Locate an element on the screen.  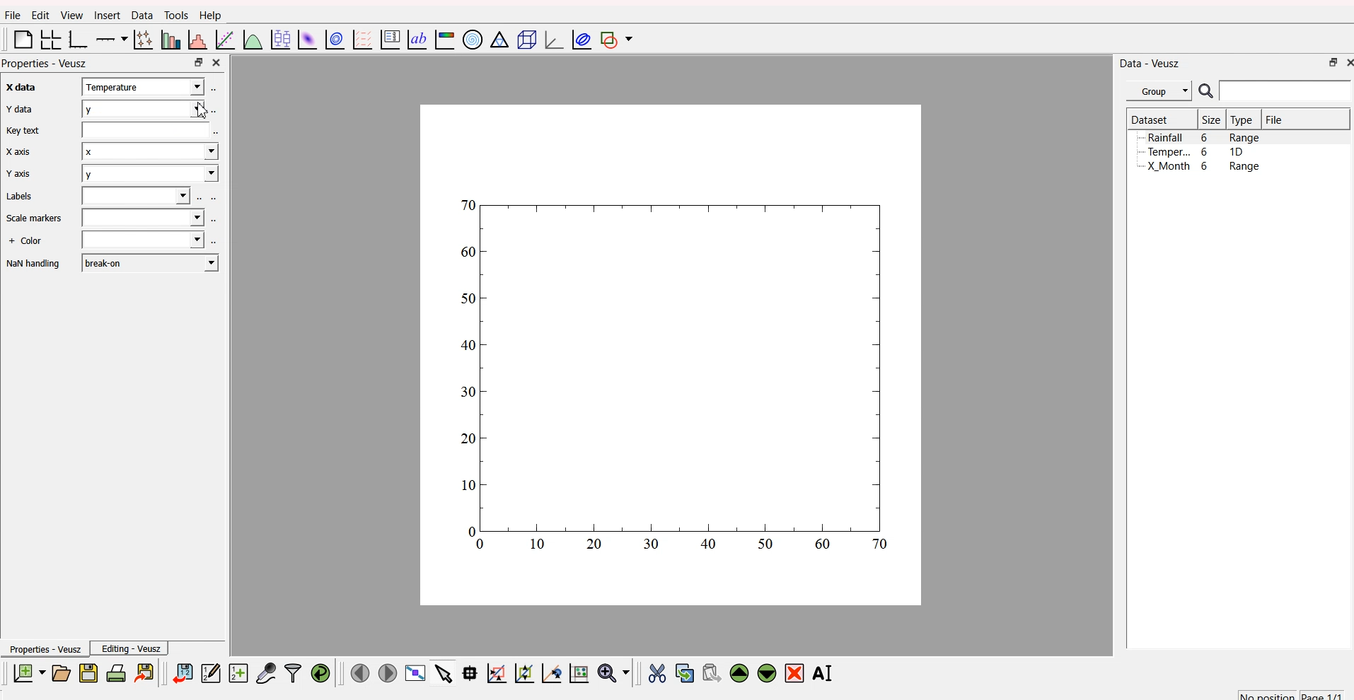
polar graph is located at coordinates (474, 37).